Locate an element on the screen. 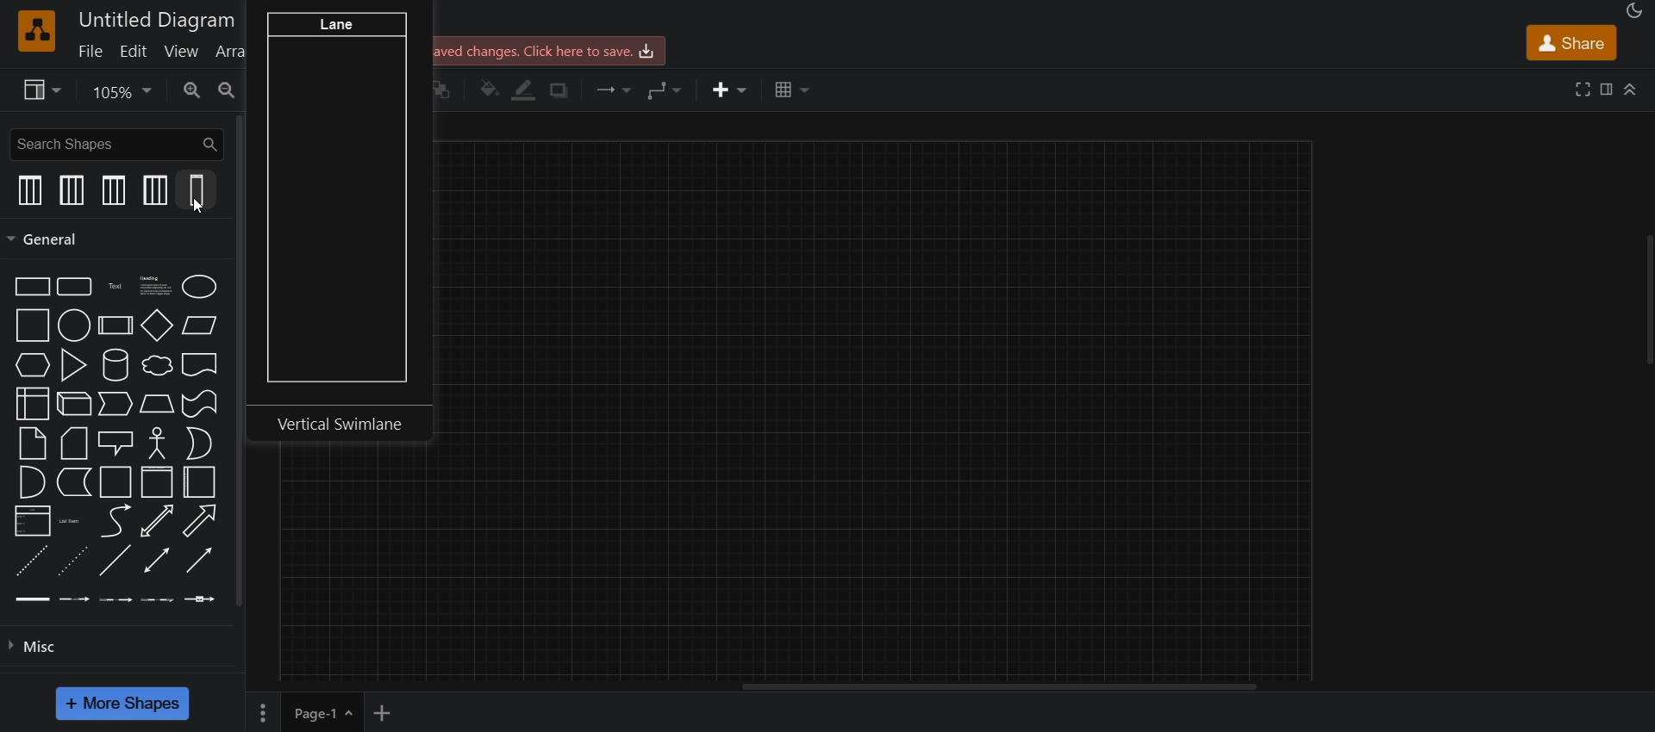 The image size is (1655, 732). hexagon is located at coordinates (34, 367).